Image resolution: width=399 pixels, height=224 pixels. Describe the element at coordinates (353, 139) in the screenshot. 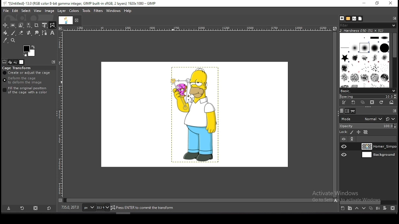

I see `link` at that location.